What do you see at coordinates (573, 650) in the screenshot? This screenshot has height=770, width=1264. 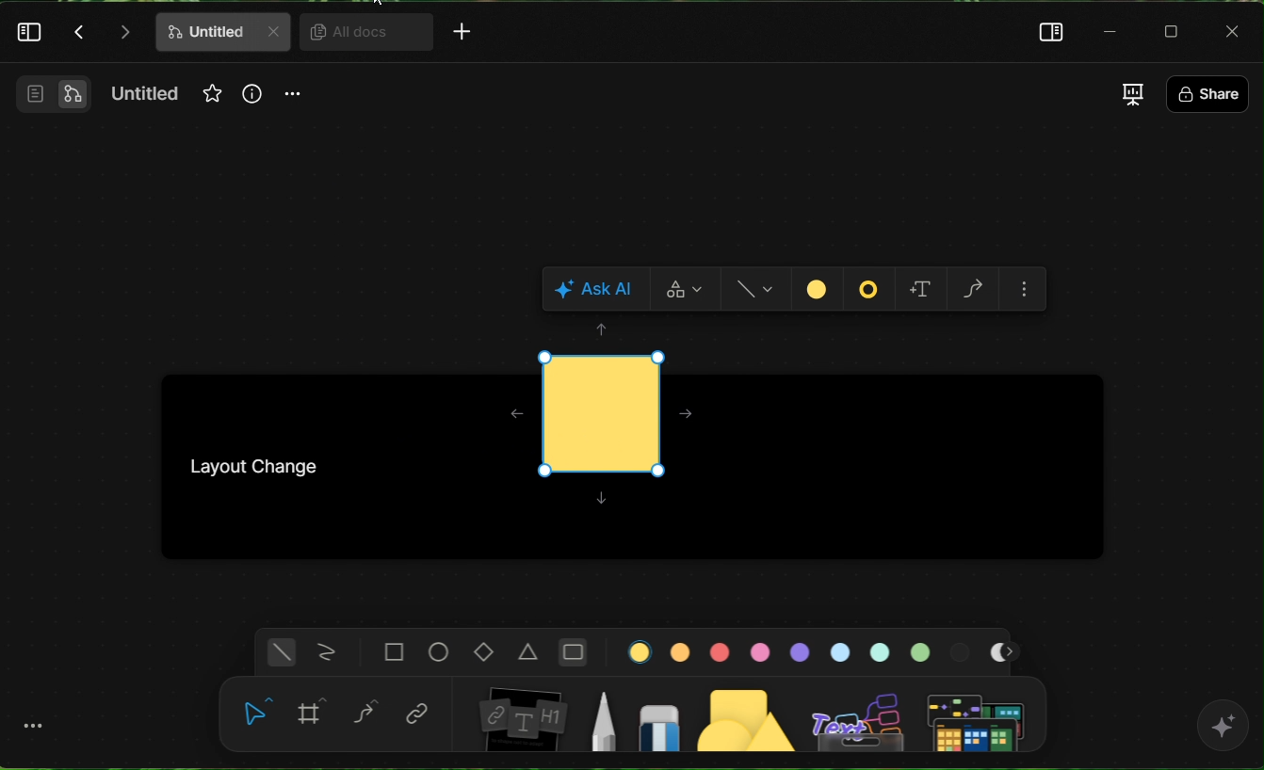 I see `rounded rectangle` at bounding box center [573, 650].